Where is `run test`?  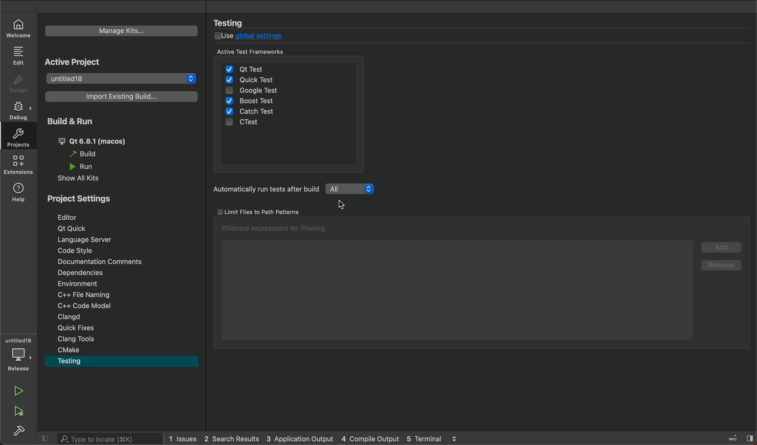 run test is located at coordinates (264, 190).